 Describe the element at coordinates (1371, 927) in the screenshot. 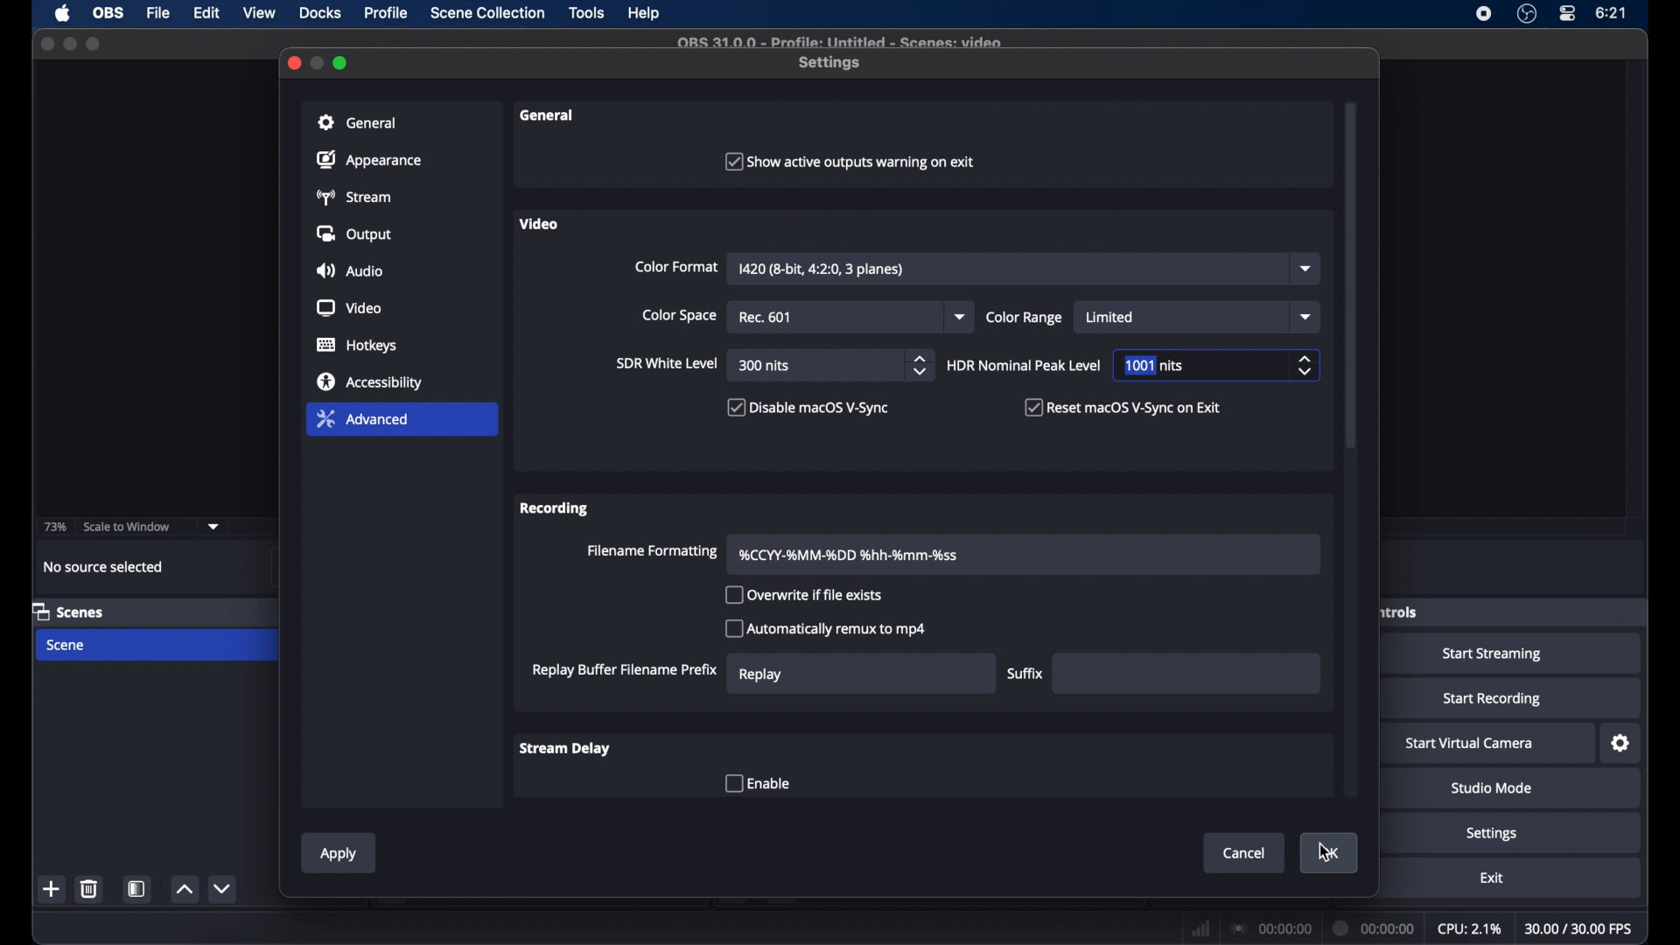

I see `duration` at that location.